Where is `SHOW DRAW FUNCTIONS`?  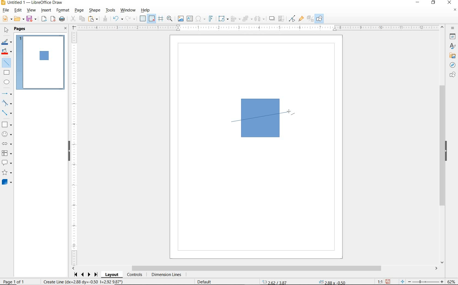 SHOW DRAW FUNCTIONS is located at coordinates (320, 19).